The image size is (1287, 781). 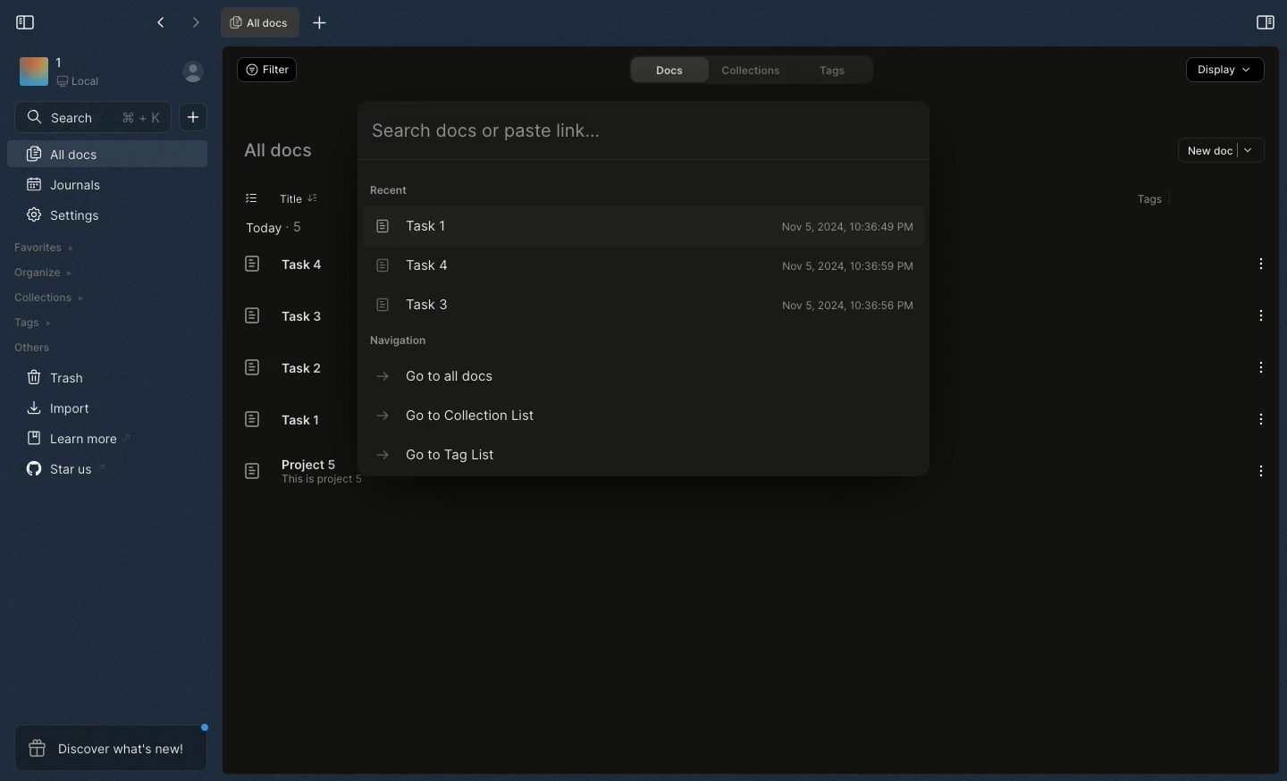 I want to click on Options, so click(x=1260, y=367).